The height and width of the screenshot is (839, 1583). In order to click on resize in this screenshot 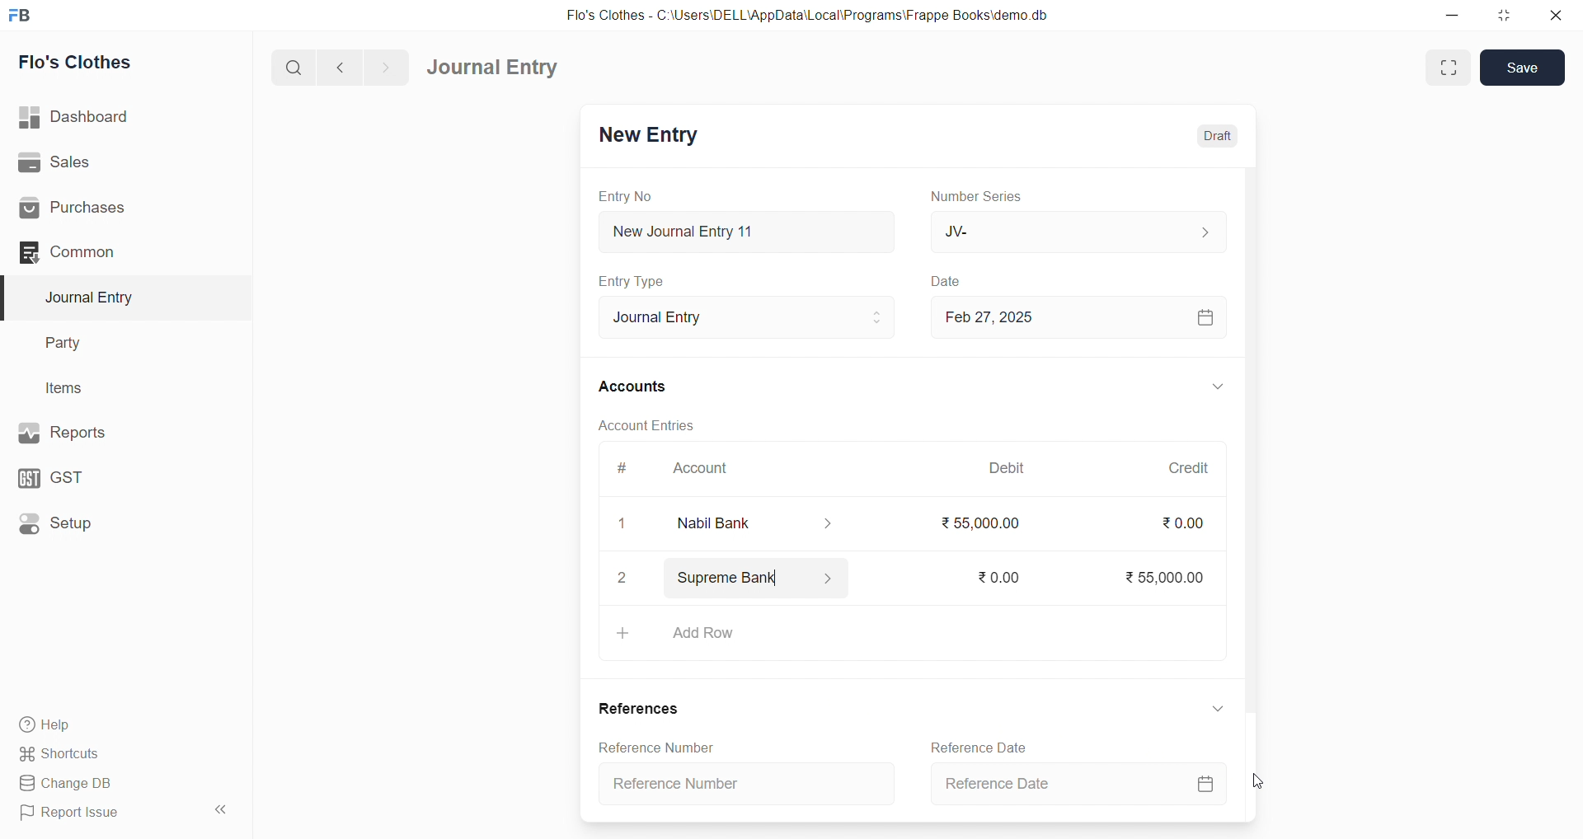, I will do `click(1504, 14)`.